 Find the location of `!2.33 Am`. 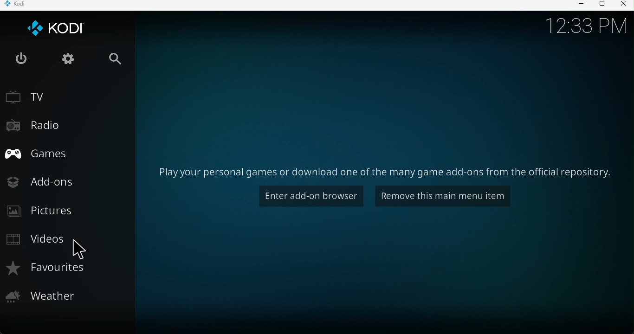

!2.33 Am is located at coordinates (588, 28).